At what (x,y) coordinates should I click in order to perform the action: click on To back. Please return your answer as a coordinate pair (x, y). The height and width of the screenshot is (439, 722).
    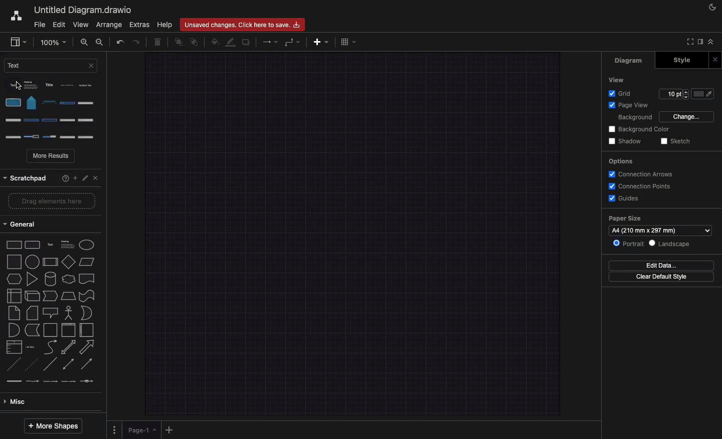
    Looking at the image, I should click on (195, 42).